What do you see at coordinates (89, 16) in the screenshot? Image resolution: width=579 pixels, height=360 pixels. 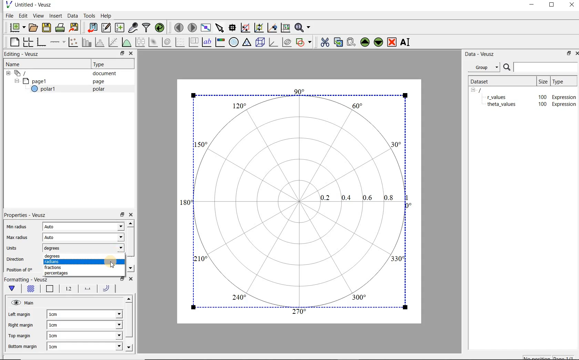 I see `Tools` at bounding box center [89, 16].